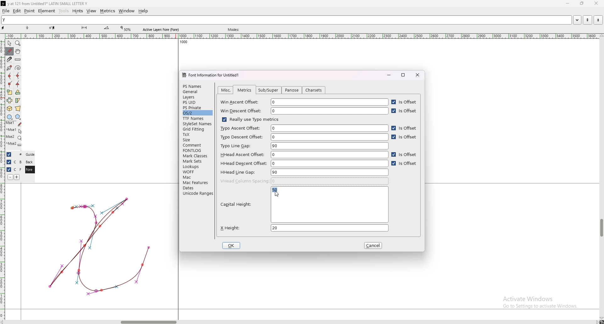 Image resolution: width=604 pixels, height=324 pixels. What do you see at coordinates (99, 246) in the screenshot?
I see `graph` at bounding box center [99, 246].